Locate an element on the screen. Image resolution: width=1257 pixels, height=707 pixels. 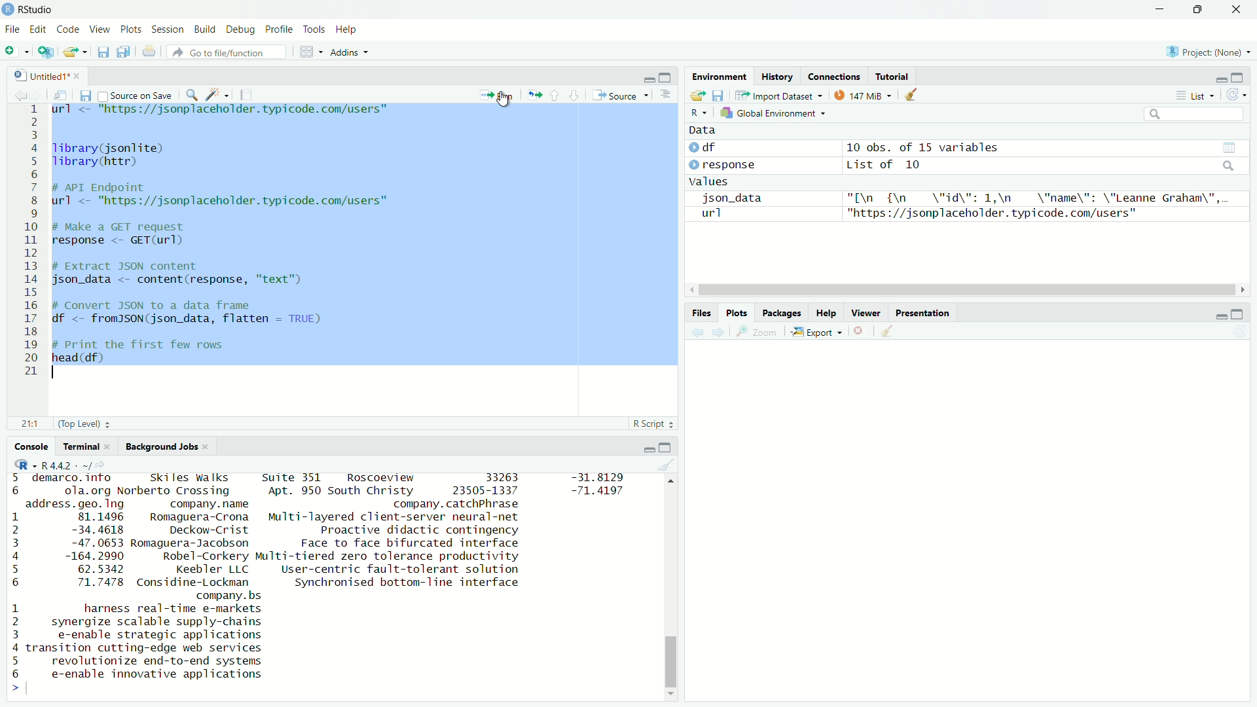
Presentation is located at coordinates (924, 314).